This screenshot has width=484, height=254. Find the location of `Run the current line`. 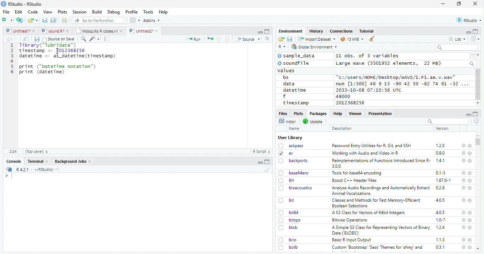

Run the current line is located at coordinates (193, 39).